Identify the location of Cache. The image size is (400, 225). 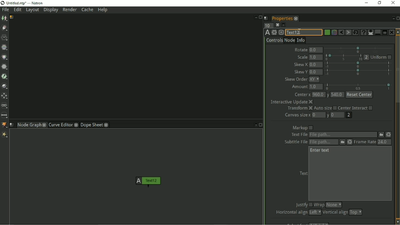
(87, 10).